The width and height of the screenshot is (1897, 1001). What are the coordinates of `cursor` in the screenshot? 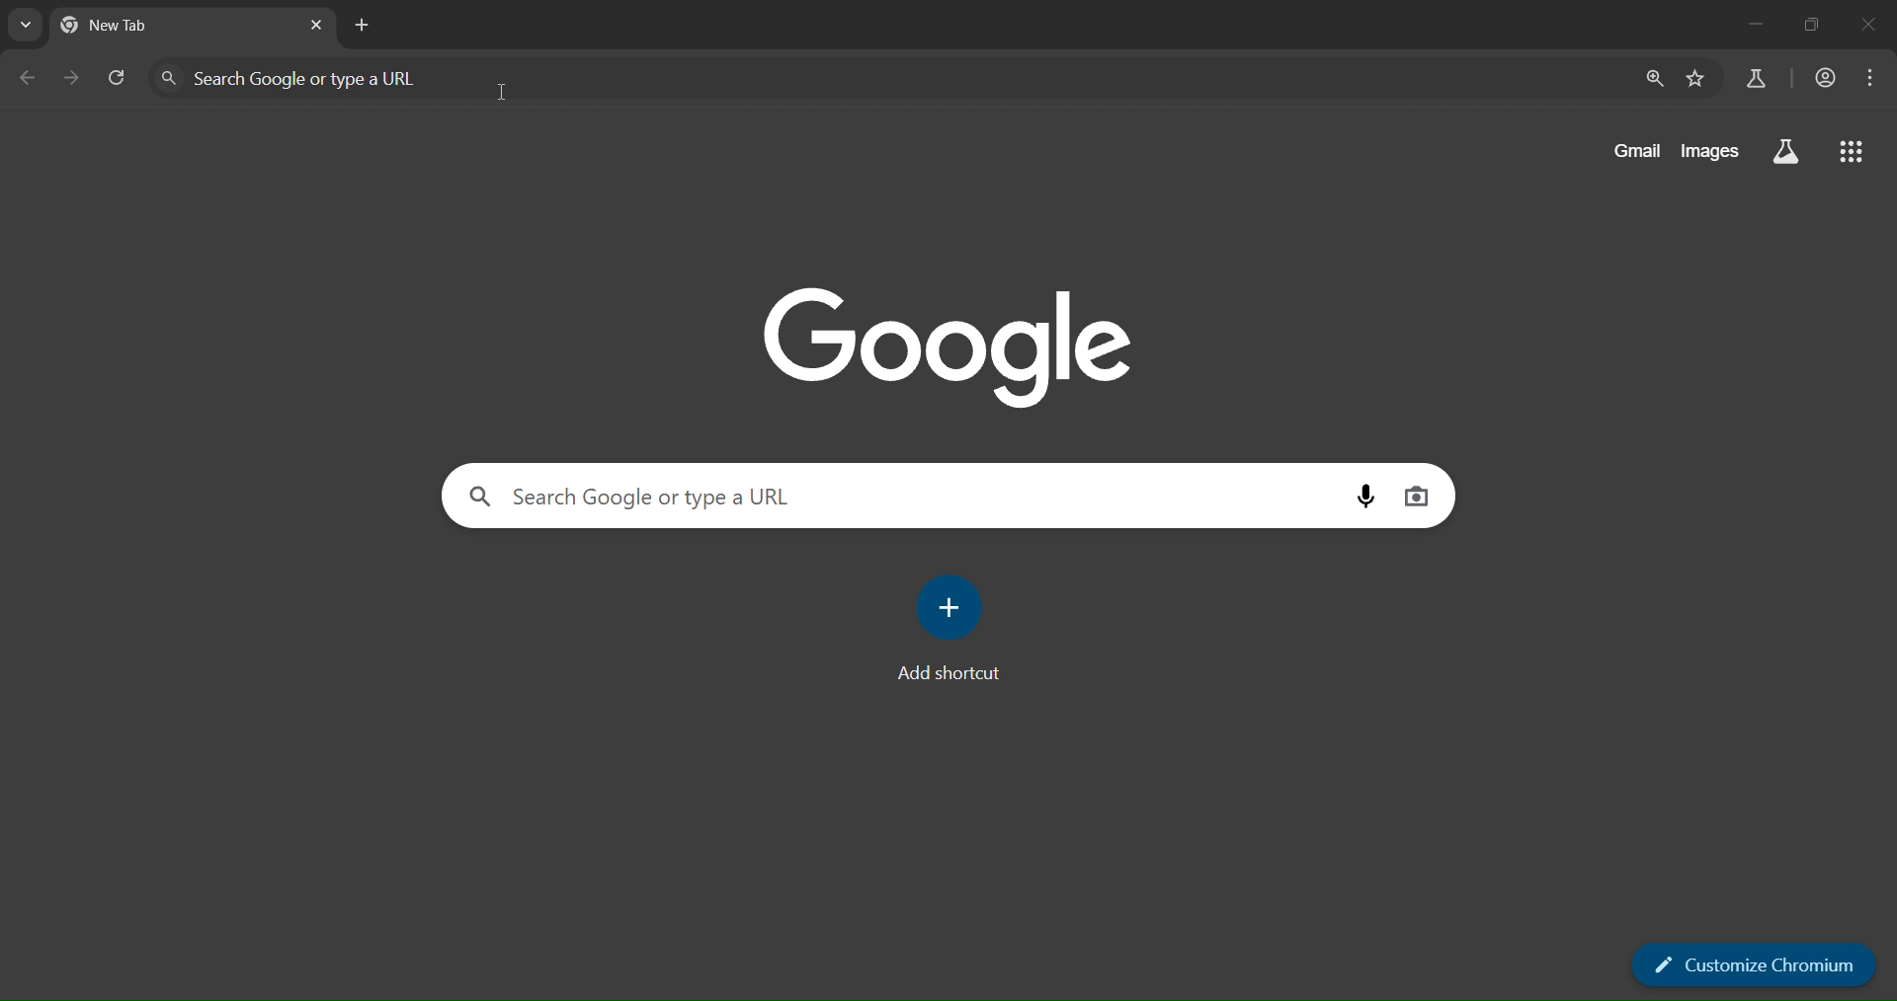 It's located at (503, 91).